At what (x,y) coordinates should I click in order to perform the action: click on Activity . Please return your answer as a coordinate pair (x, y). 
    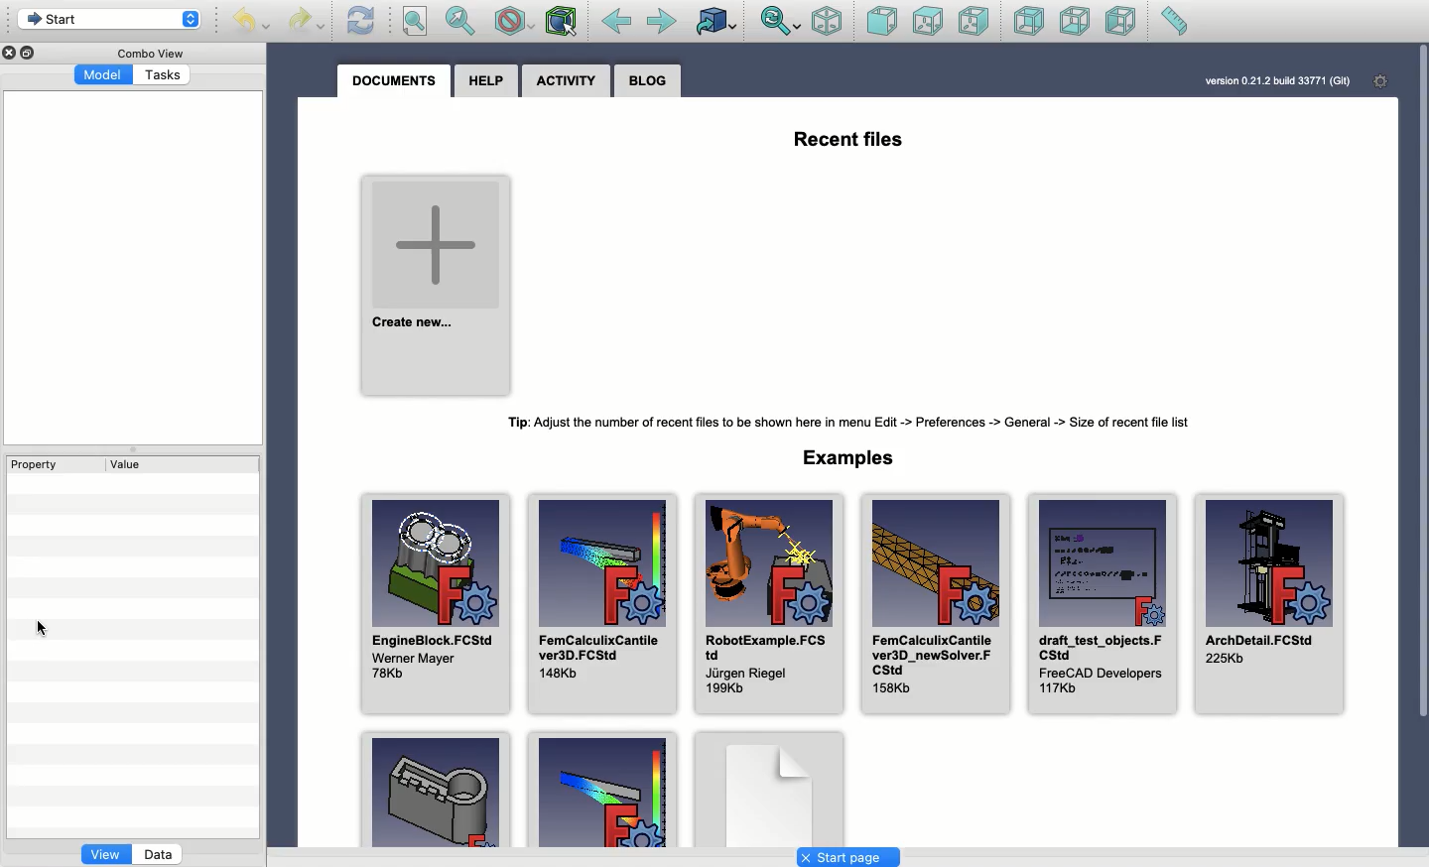
    Looking at the image, I should click on (565, 82).